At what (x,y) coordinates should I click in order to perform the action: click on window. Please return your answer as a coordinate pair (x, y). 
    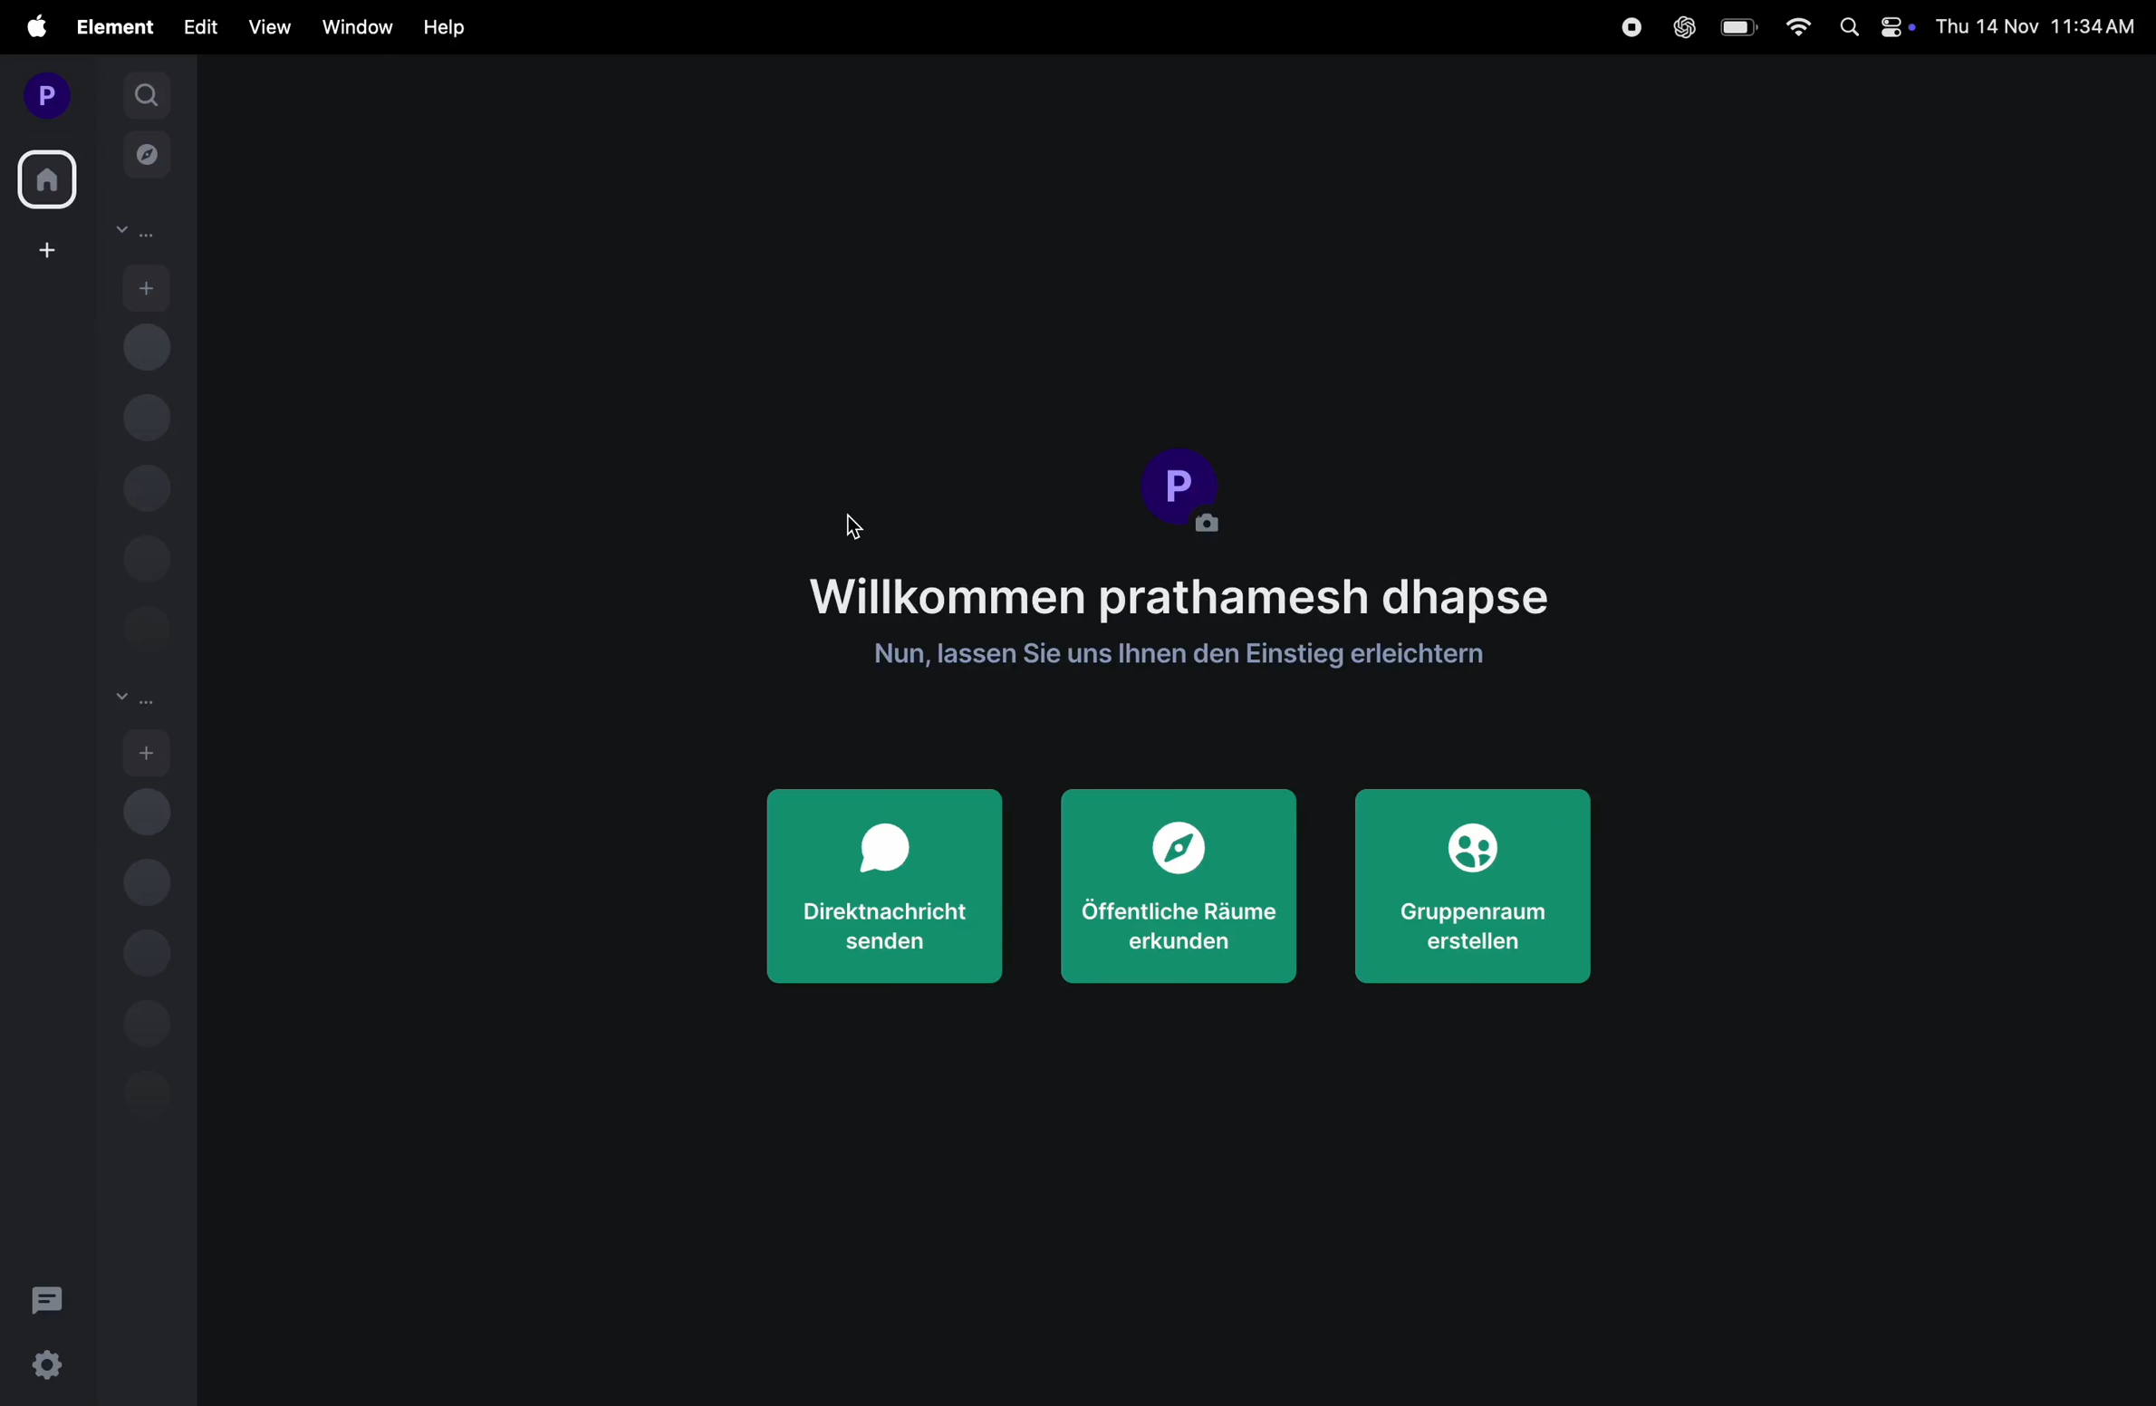
    Looking at the image, I should click on (351, 28).